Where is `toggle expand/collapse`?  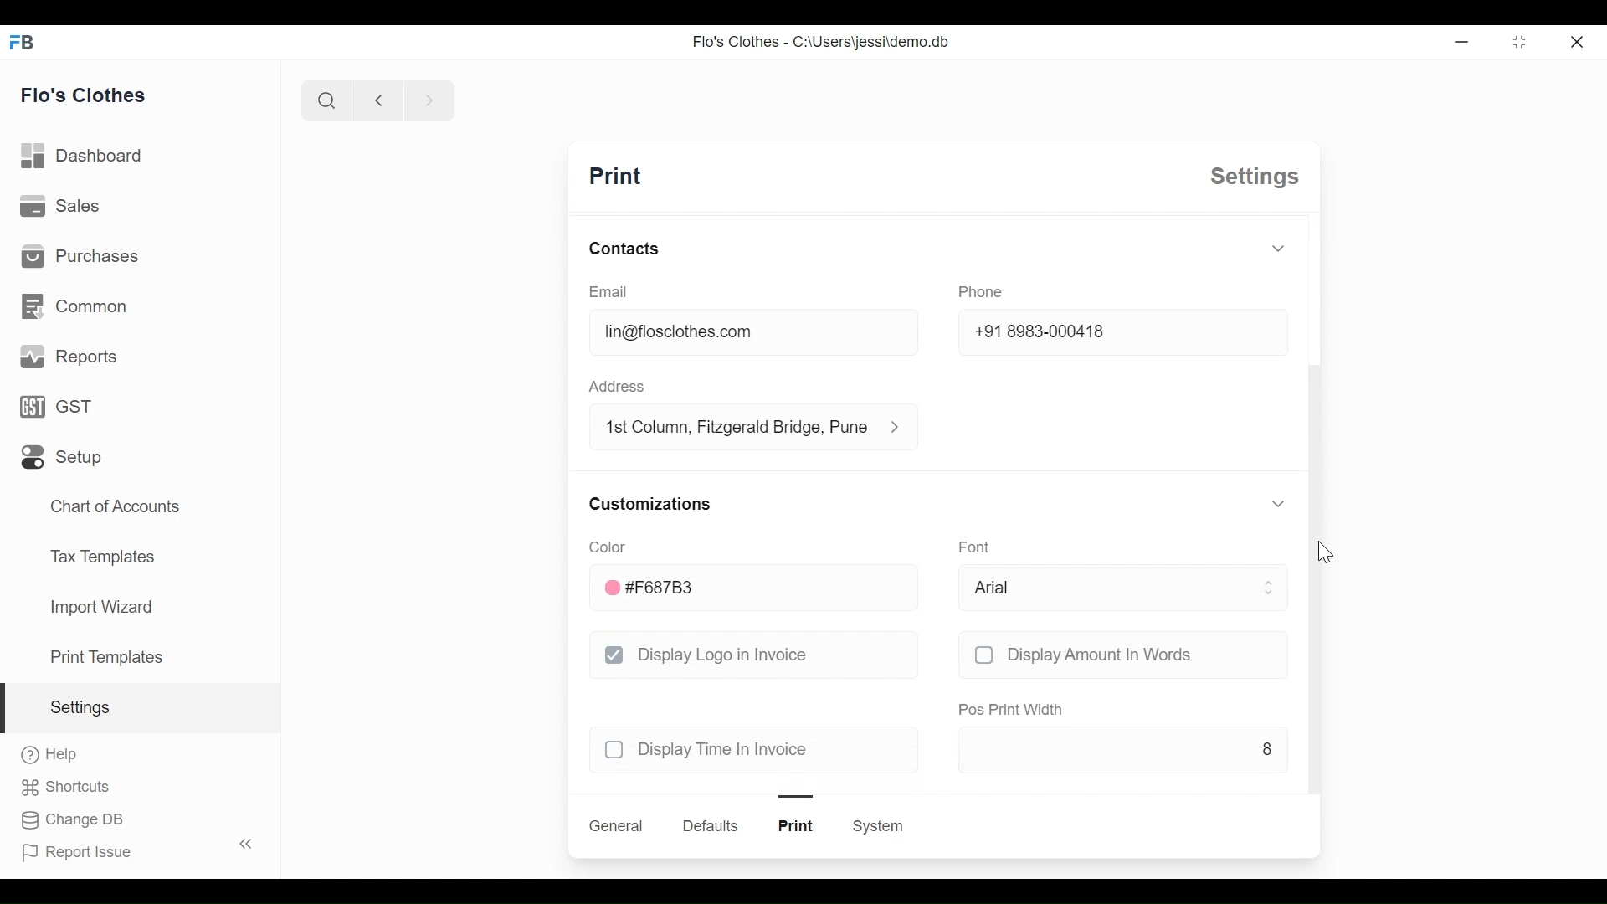 toggle expand/collapse is located at coordinates (1278, 248).